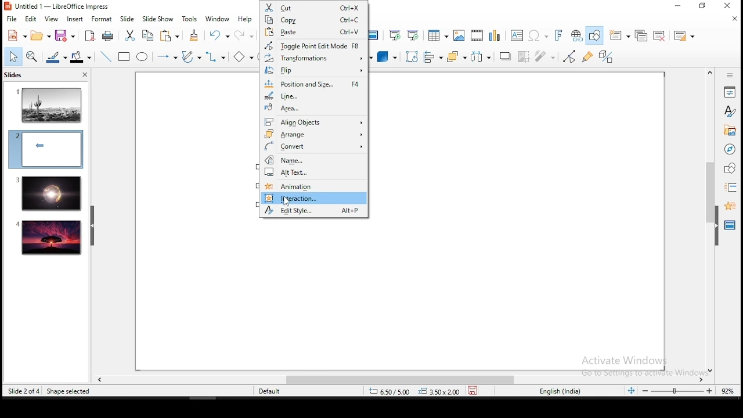 The image size is (743, 418). I want to click on window name, so click(58, 6).